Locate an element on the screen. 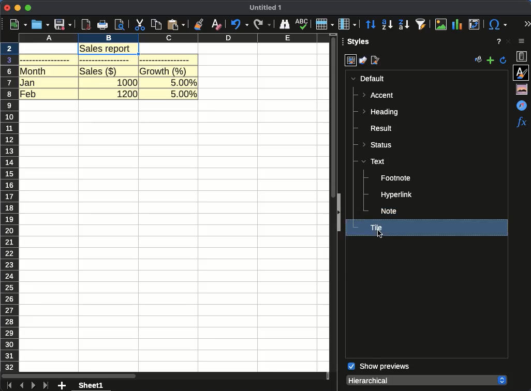 The height and width of the screenshot is (391, 531). expand is located at coordinates (337, 214).